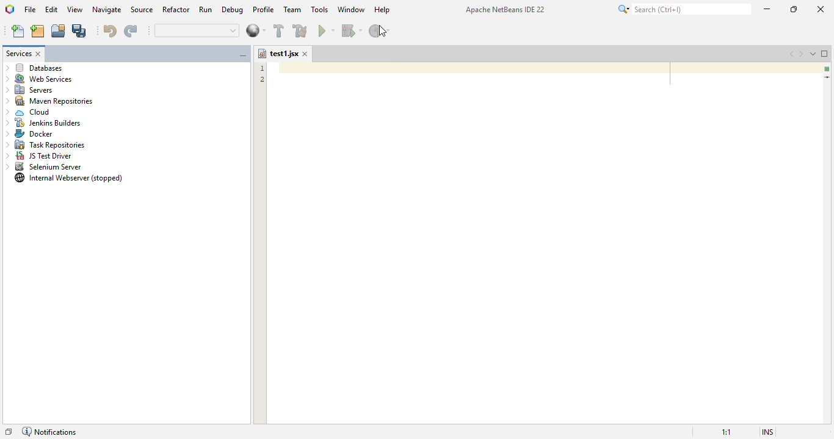 The width and height of the screenshot is (834, 439). I want to click on cloud, so click(28, 112).